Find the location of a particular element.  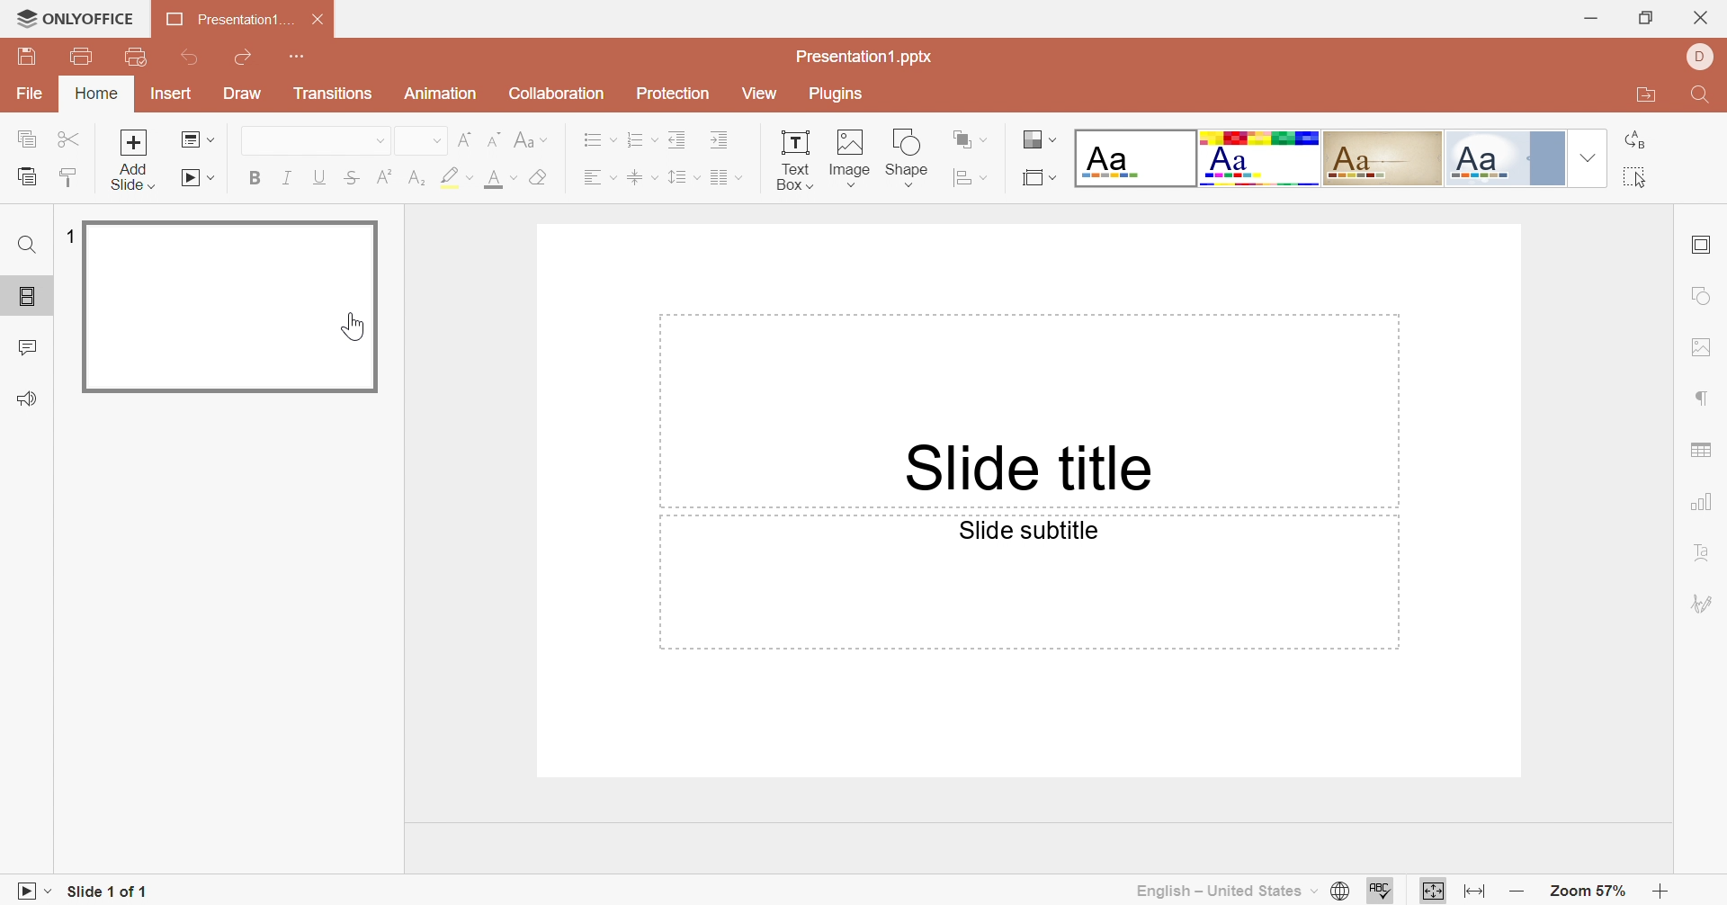

Redo is located at coordinates (244, 58).